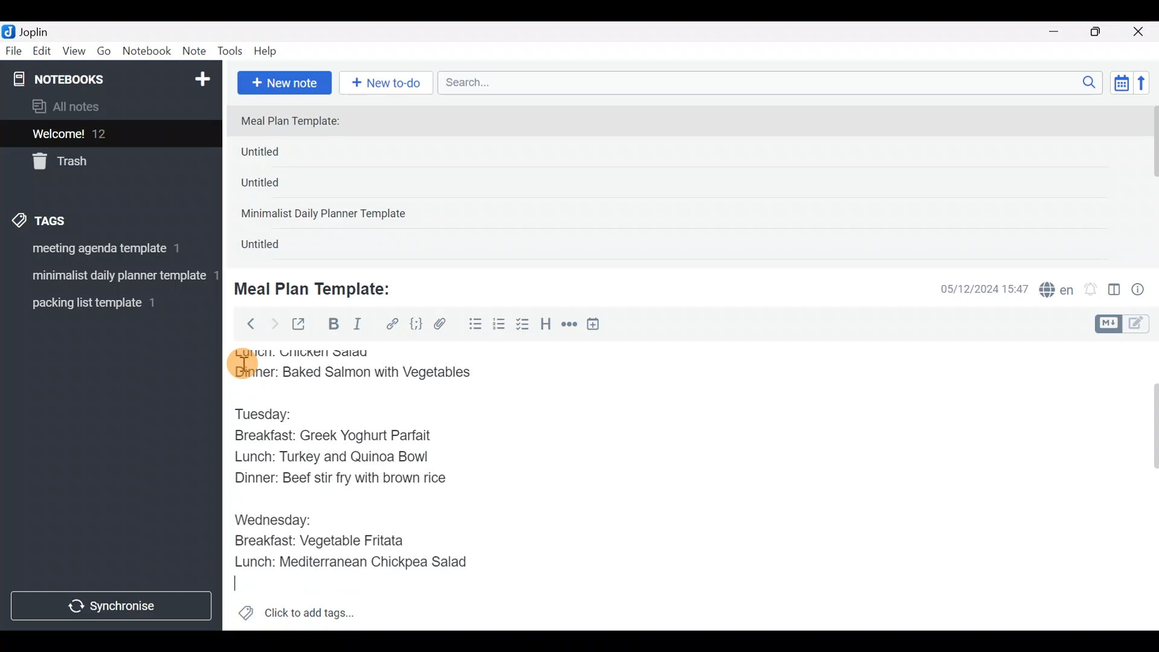 The height and width of the screenshot is (652, 1159). What do you see at coordinates (42, 53) in the screenshot?
I see `Edit` at bounding box center [42, 53].